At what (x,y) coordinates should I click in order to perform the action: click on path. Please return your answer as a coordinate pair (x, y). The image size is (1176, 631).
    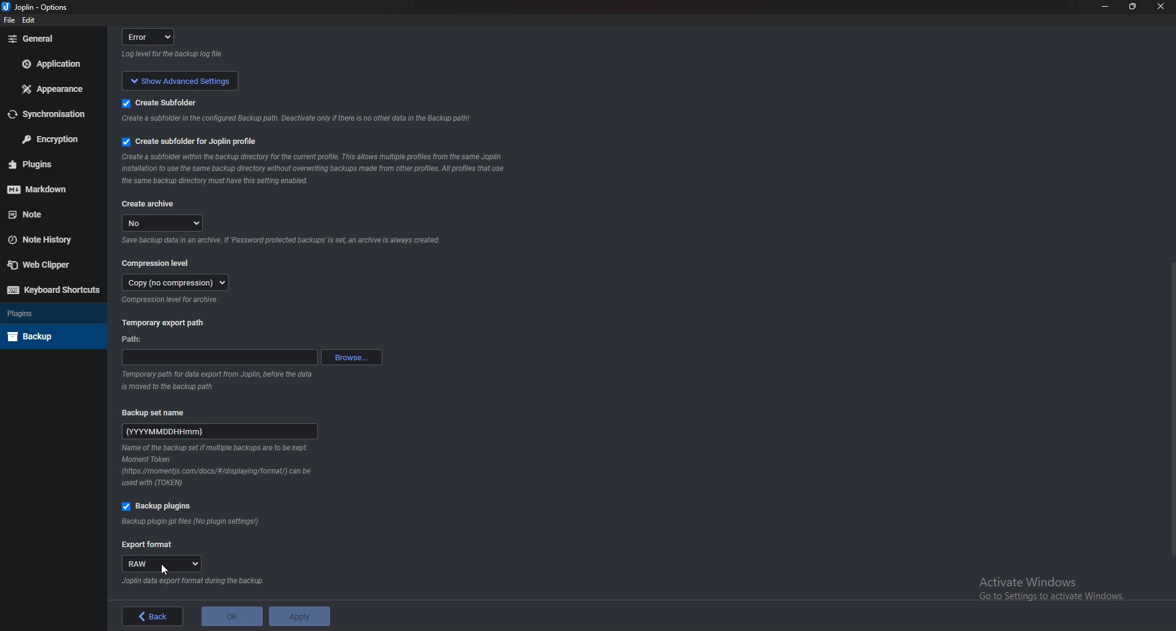
    Looking at the image, I should click on (219, 357).